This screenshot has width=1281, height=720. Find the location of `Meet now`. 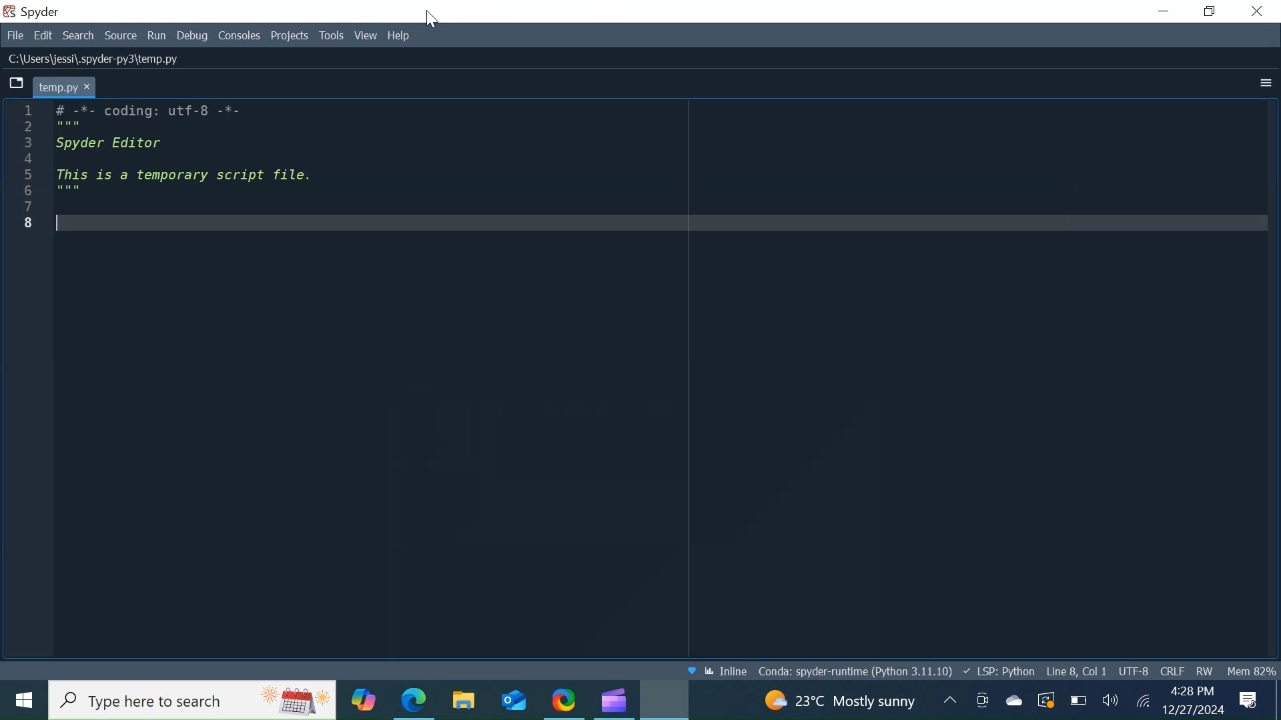

Meet now is located at coordinates (981, 700).